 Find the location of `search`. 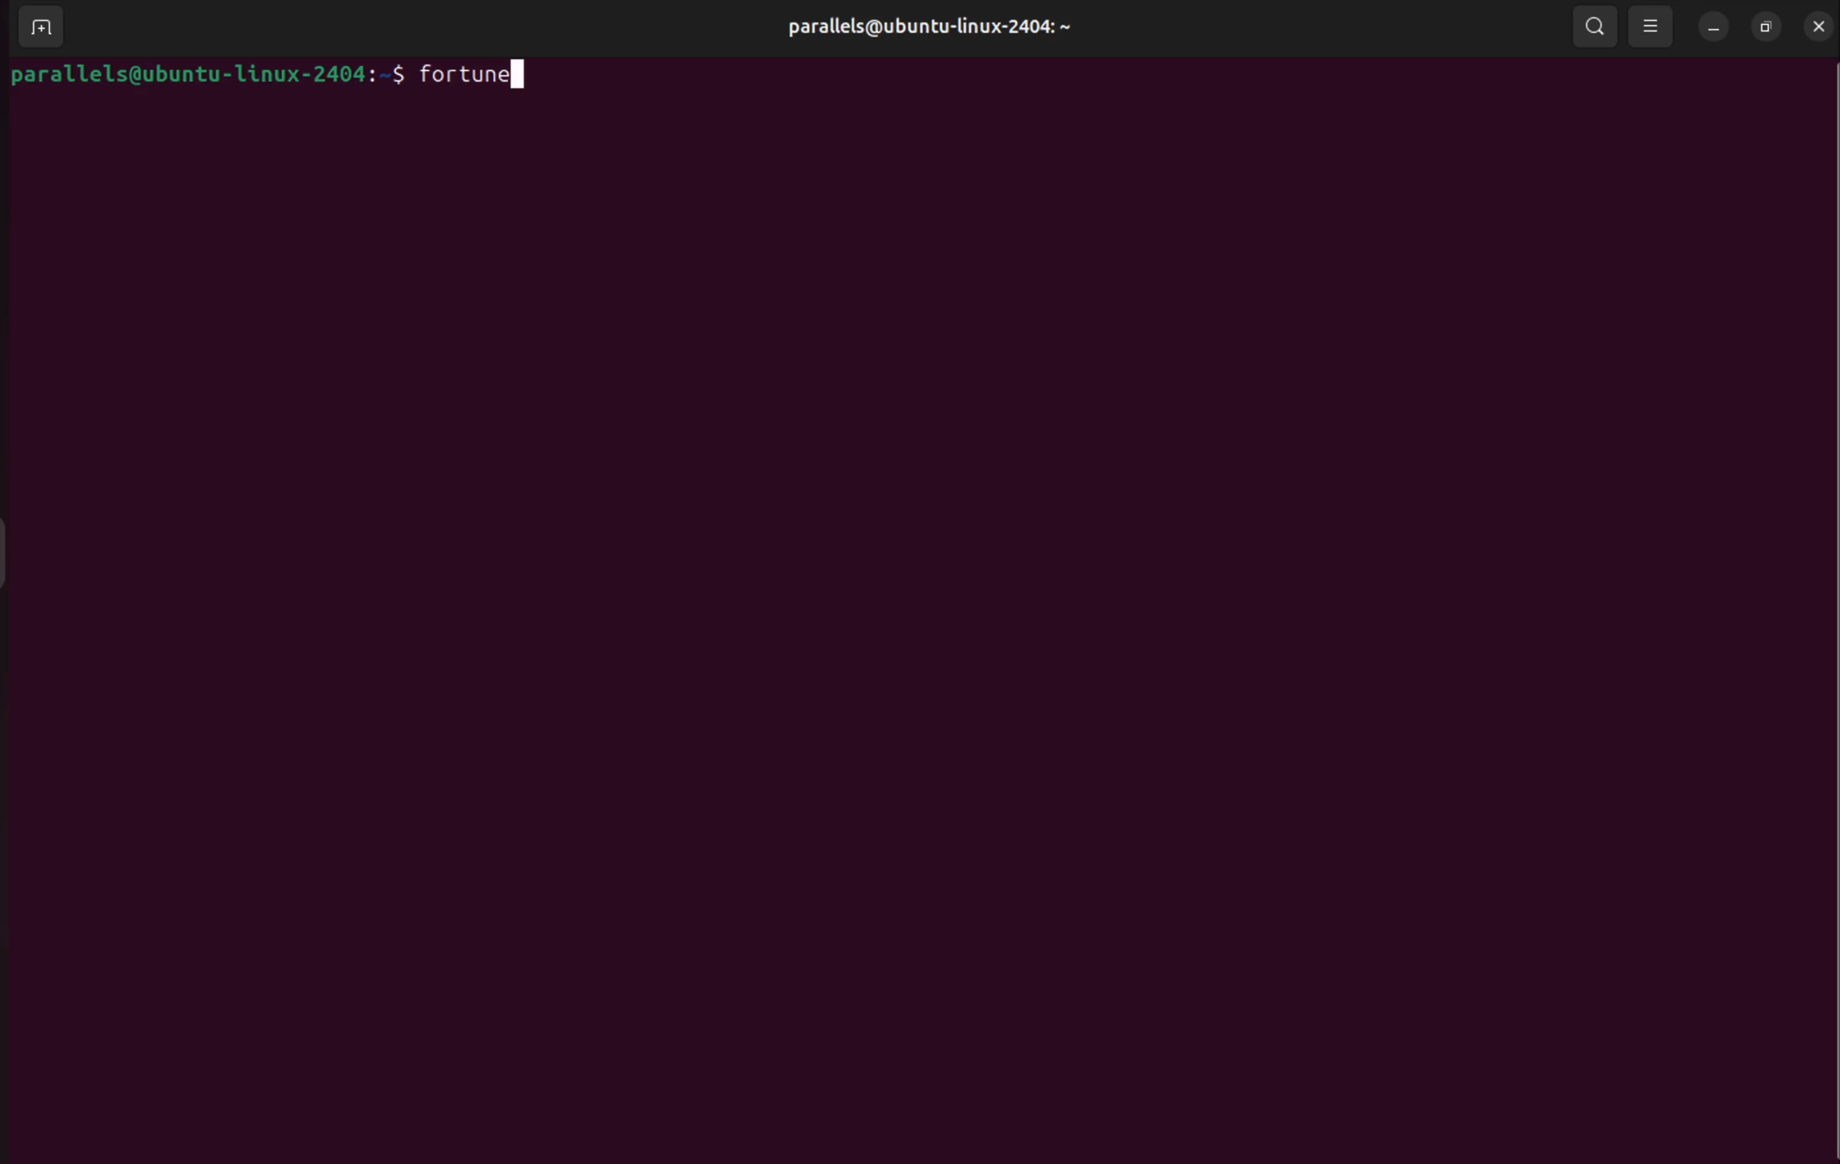

search is located at coordinates (1598, 27).